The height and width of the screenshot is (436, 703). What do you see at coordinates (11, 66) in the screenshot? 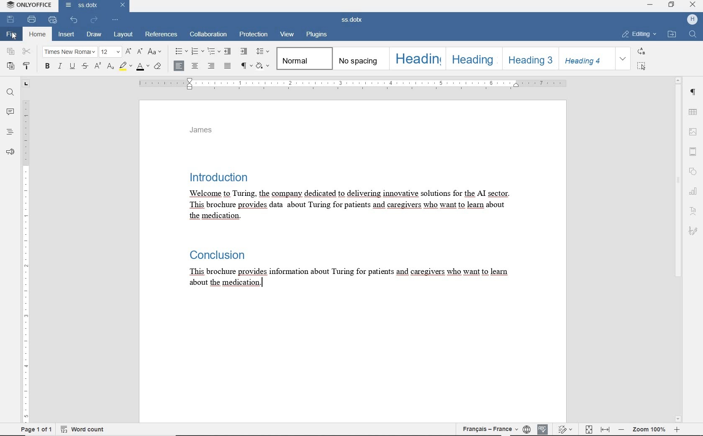
I see `PASTE` at bounding box center [11, 66].